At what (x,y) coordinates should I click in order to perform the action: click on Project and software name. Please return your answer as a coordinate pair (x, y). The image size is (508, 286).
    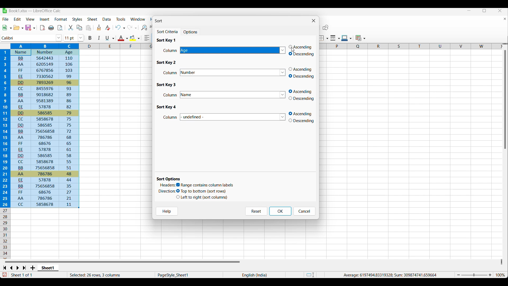
    Looking at the image, I should click on (35, 11).